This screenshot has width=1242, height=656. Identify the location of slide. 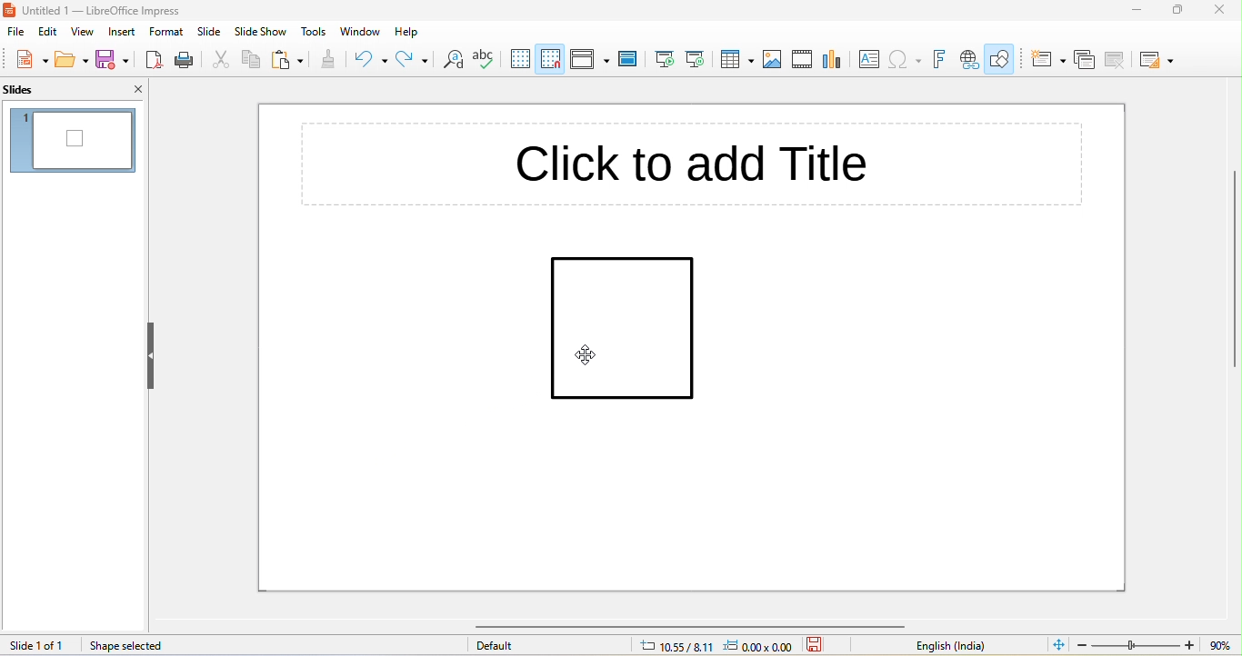
(209, 32).